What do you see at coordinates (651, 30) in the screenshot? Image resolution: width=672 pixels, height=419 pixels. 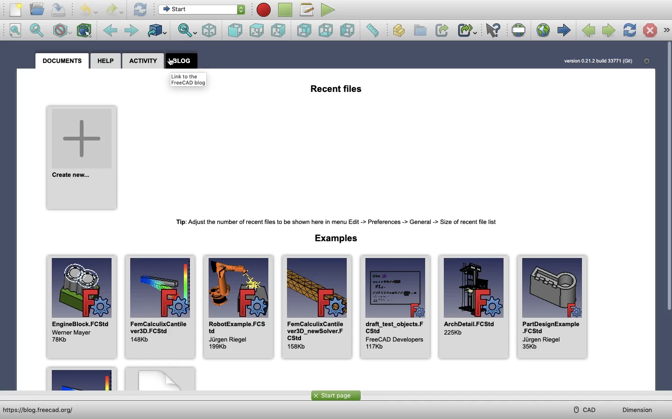 I see `Delete` at bounding box center [651, 30].